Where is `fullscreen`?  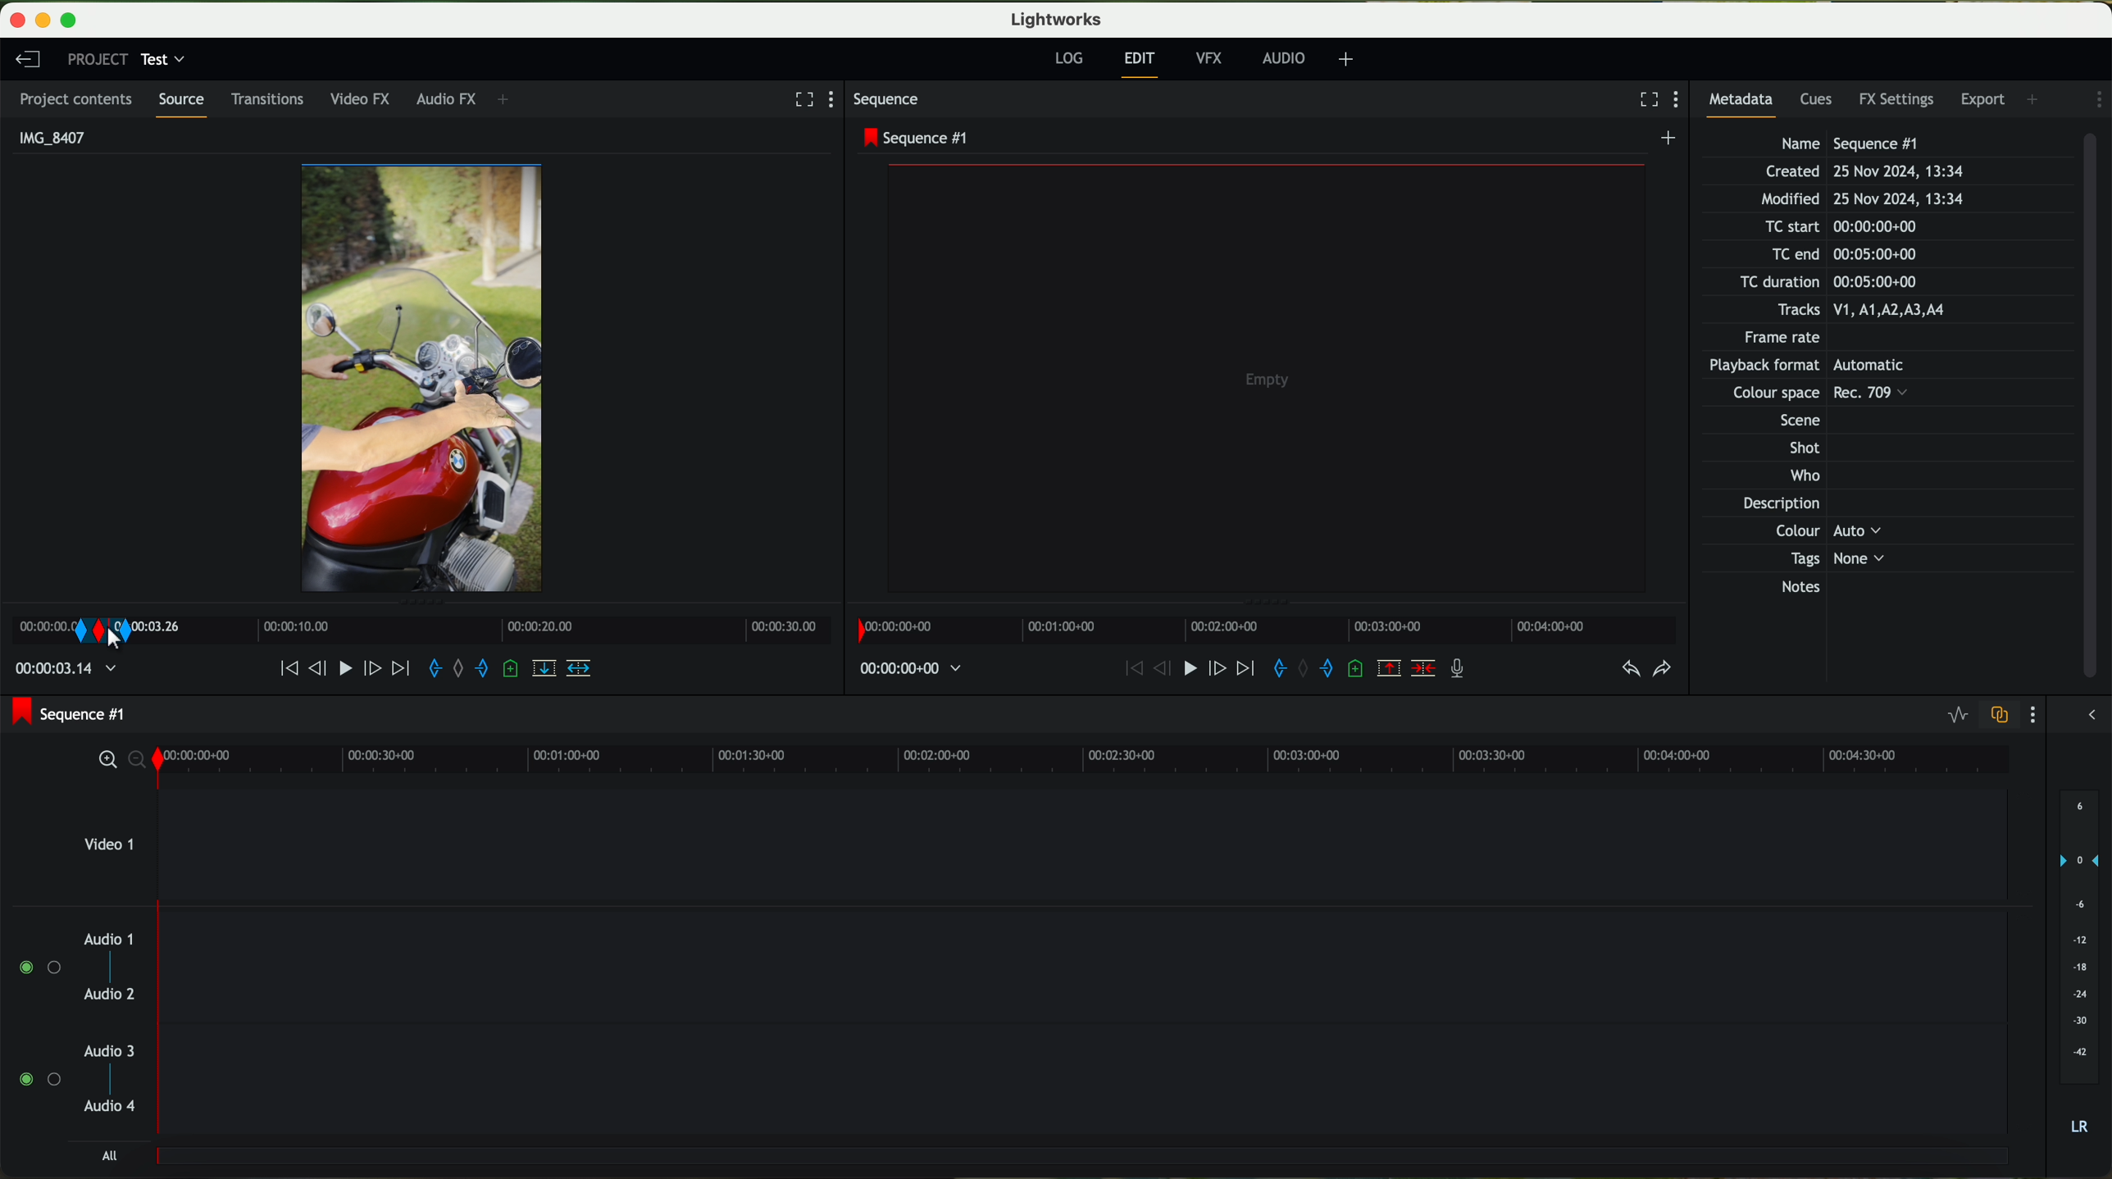 fullscreen is located at coordinates (801, 98).